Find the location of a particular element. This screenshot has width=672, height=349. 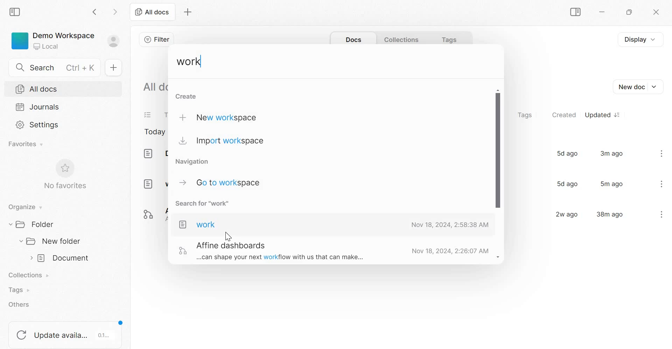

Nov 18, 2024, 2:26:07 AM is located at coordinates (449, 251).